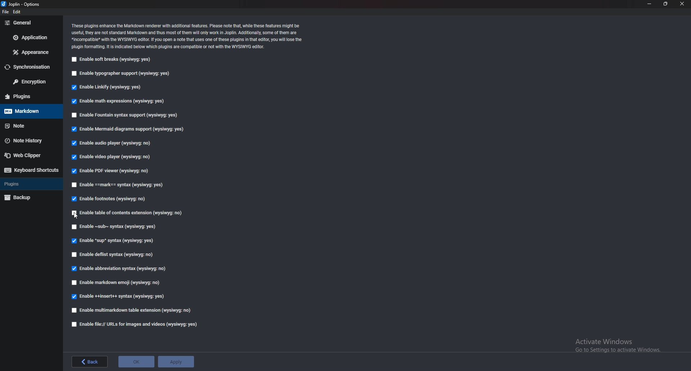 The image size is (691, 371). Describe the element at coordinates (17, 12) in the screenshot. I see `edit` at that location.